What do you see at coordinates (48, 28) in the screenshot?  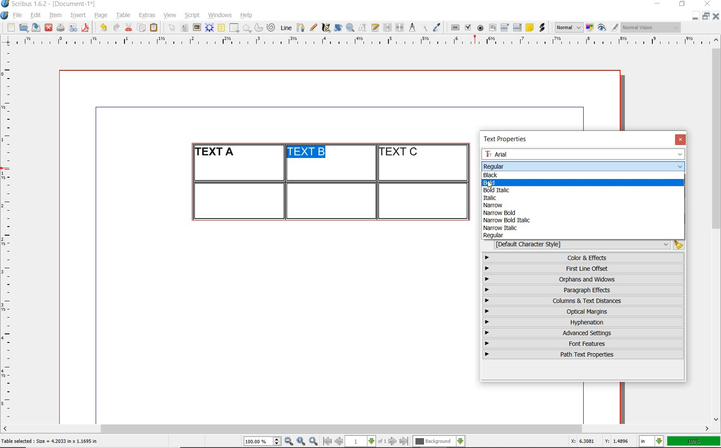 I see `close` at bounding box center [48, 28].